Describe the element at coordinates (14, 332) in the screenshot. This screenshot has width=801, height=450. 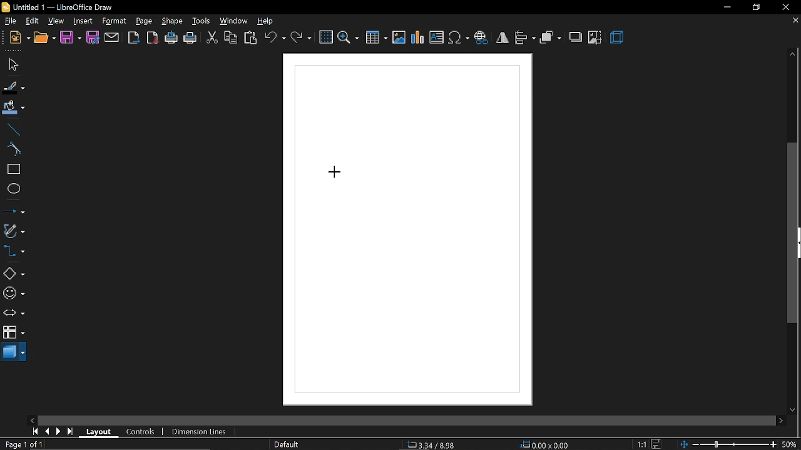
I see `flowchart` at that location.